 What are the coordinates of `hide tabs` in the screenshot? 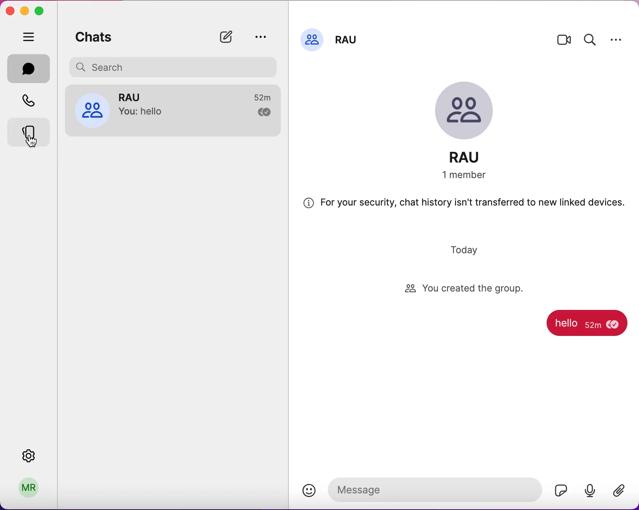 It's located at (30, 38).